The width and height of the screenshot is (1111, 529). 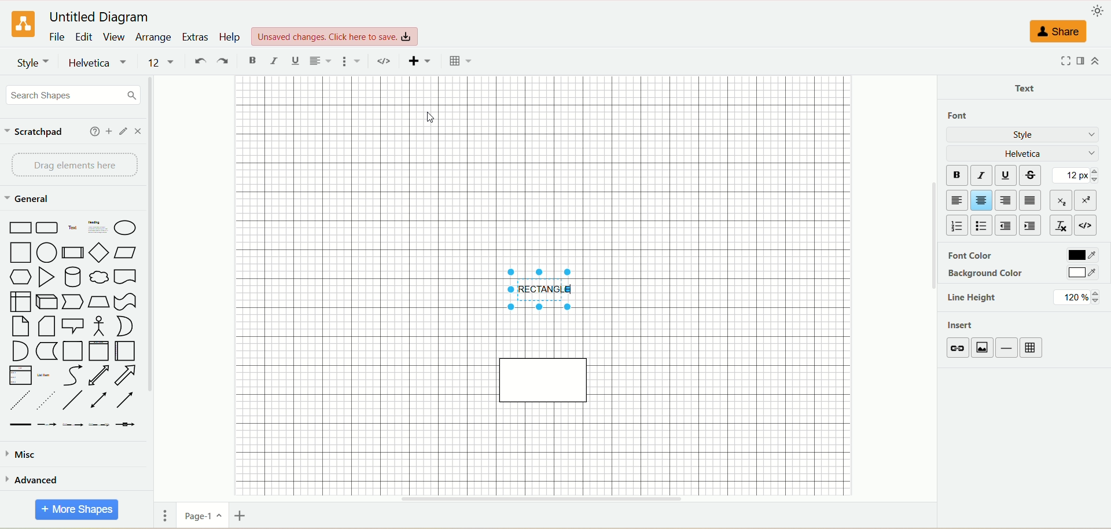 What do you see at coordinates (101, 326) in the screenshot?
I see `actor` at bounding box center [101, 326].